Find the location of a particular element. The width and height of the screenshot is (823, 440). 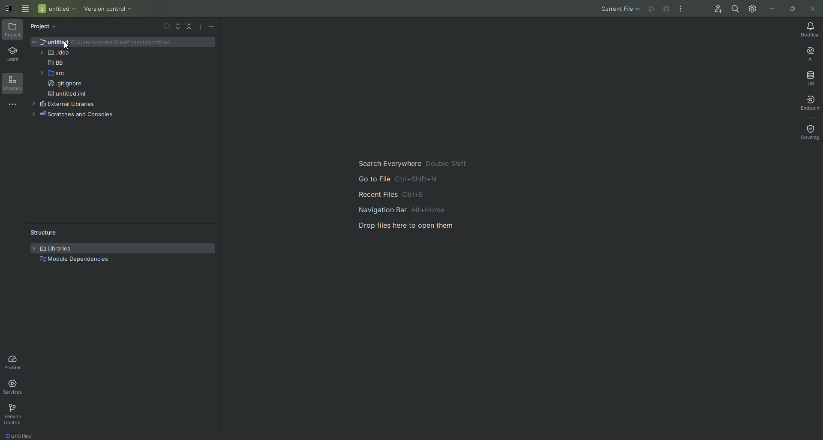

Main Menu is located at coordinates (25, 9).